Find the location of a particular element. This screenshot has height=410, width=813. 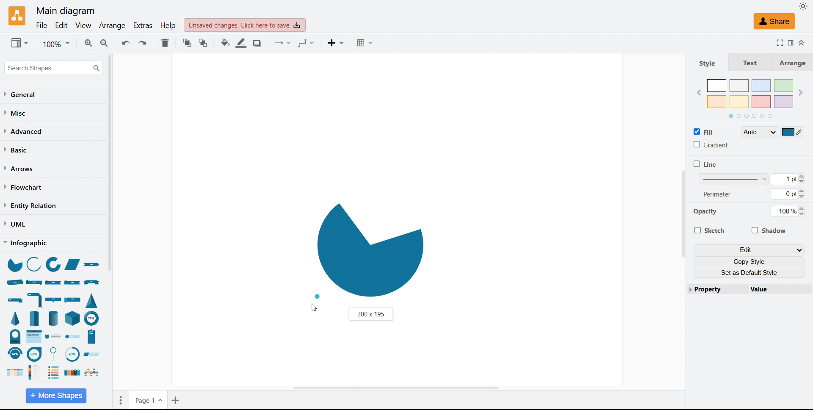

Gradient  is located at coordinates (711, 144).